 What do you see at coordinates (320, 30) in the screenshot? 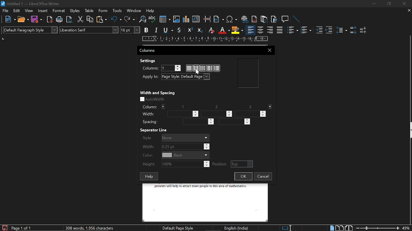
I see `Increase indent` at bounding box center [320, 30].